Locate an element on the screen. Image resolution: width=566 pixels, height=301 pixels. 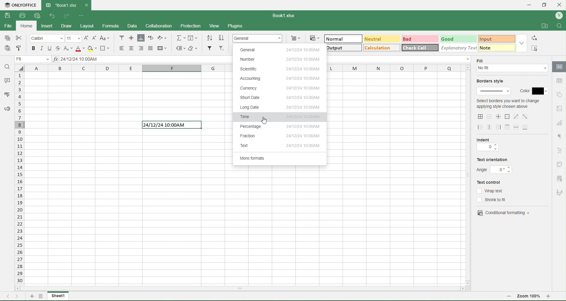
Summation is located at coordinates (181, 38).